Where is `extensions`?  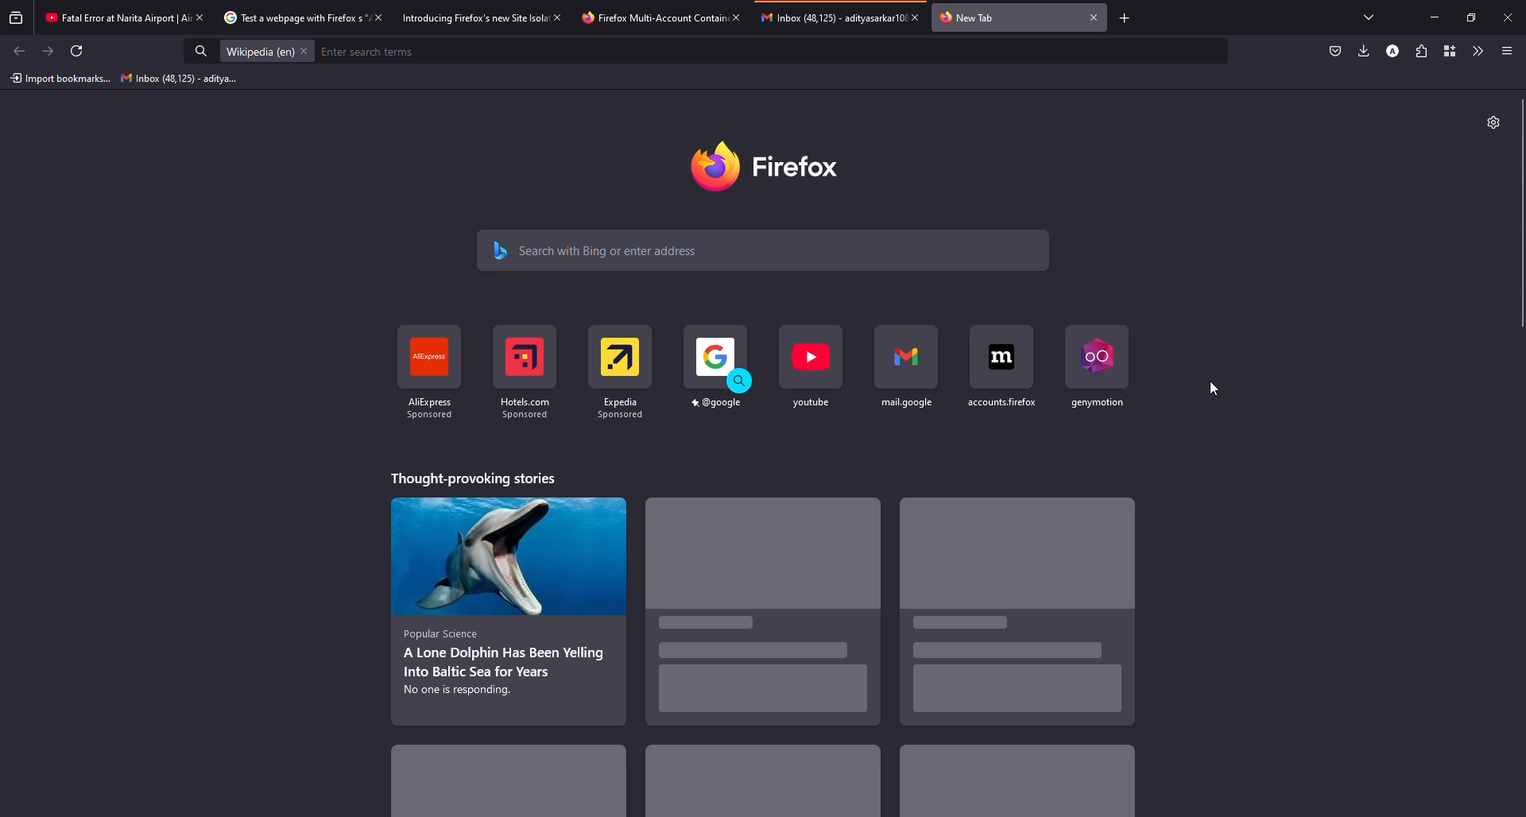
extensions is located at coordinates (1423, 52).